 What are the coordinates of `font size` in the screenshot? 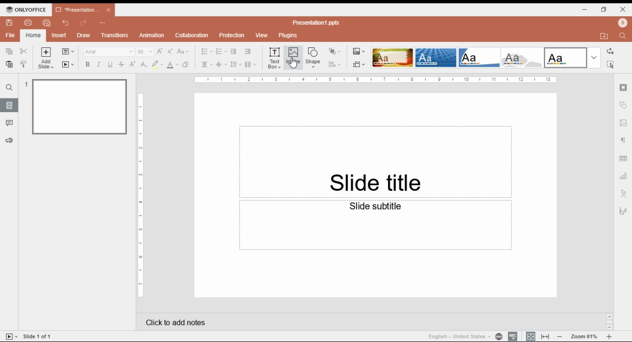 It's located at (144, 51).